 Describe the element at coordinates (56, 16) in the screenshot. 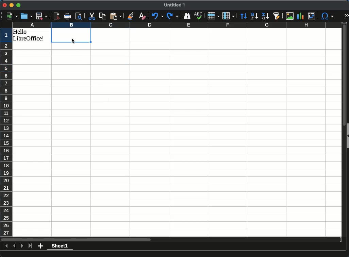

I see `pdf` at that location.